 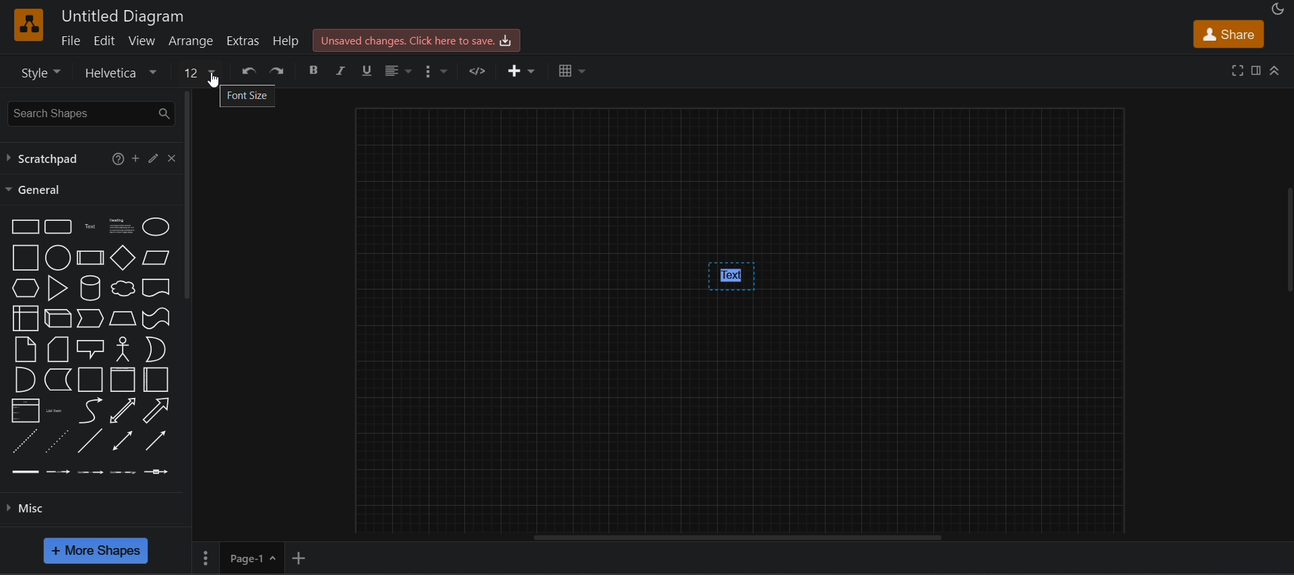 I want to click on font name, so click(x=124, y=71).